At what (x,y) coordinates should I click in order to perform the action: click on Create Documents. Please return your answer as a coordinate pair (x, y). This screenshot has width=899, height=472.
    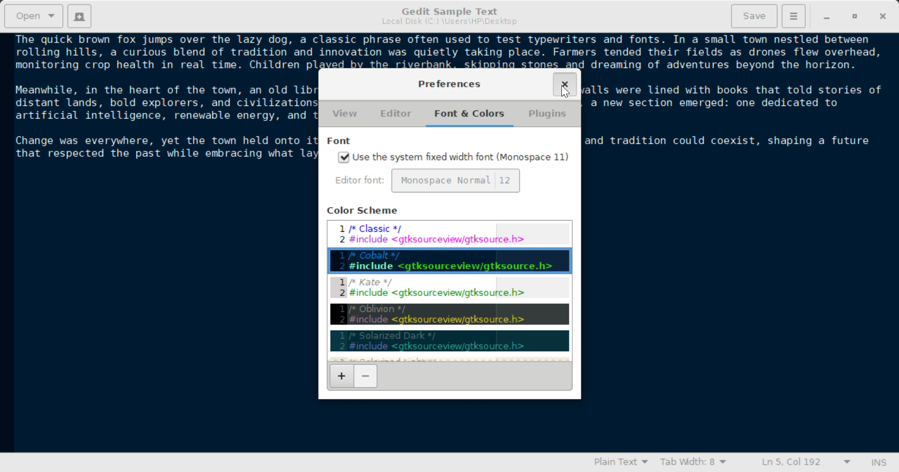
    Looking at the image, I should click on (80, 15).